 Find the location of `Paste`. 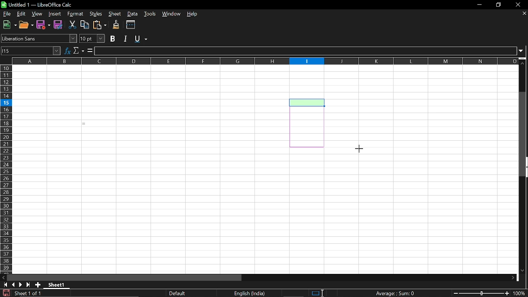

Paste is located at coordinates (100, 25).